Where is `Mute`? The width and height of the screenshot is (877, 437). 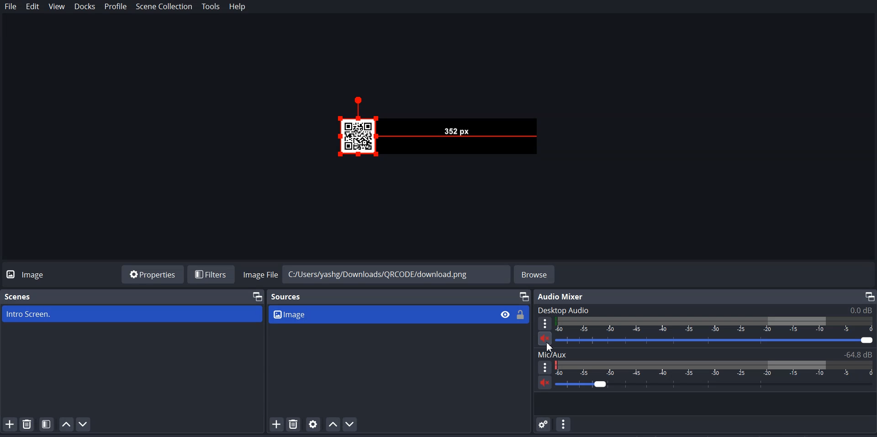
Mute is located at coordinates (545, 339).